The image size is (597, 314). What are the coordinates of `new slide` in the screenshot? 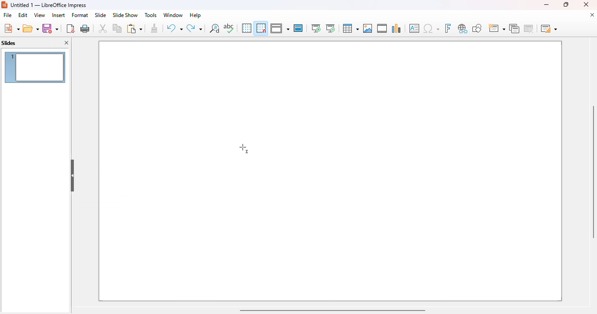 It's located at (496, 28).